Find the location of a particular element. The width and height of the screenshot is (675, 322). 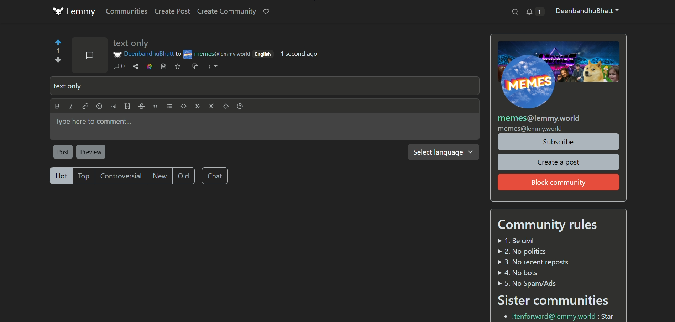

cross-post is located at coordinates (195, 66).